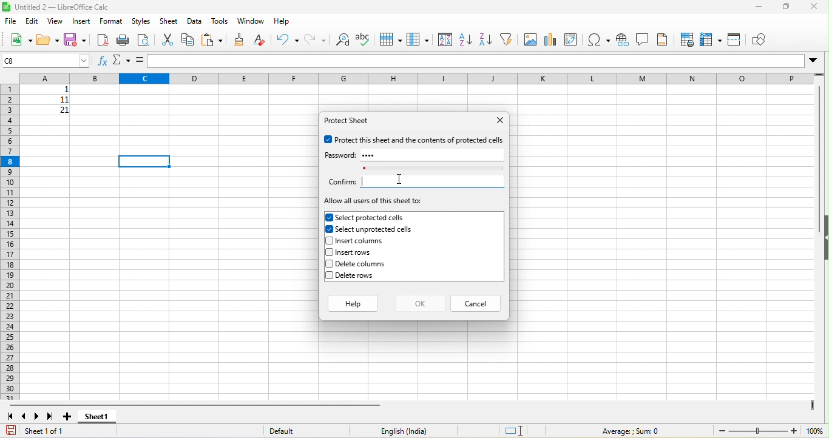  Describe the element at coordinates (20, 41) in the screenshot. I see `new` at that location.